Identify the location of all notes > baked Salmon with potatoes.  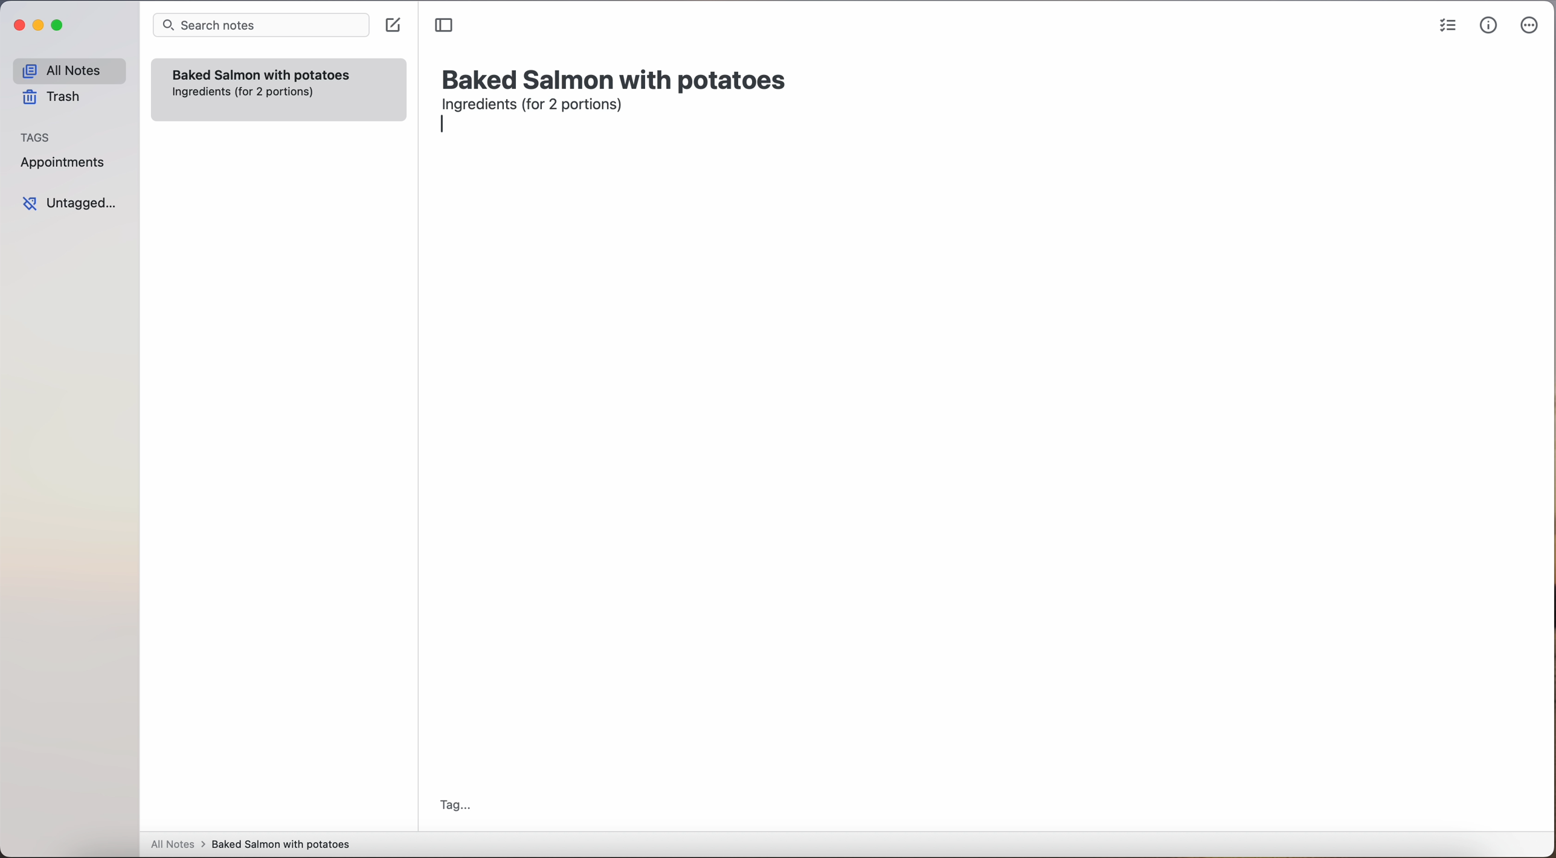
(251, 844).